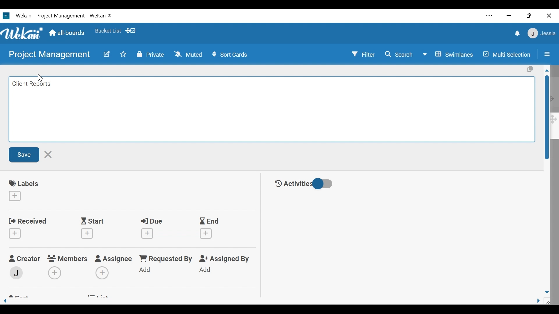 This screenshot has width=559, height=314. I want to click on Search, so click(399, 54).